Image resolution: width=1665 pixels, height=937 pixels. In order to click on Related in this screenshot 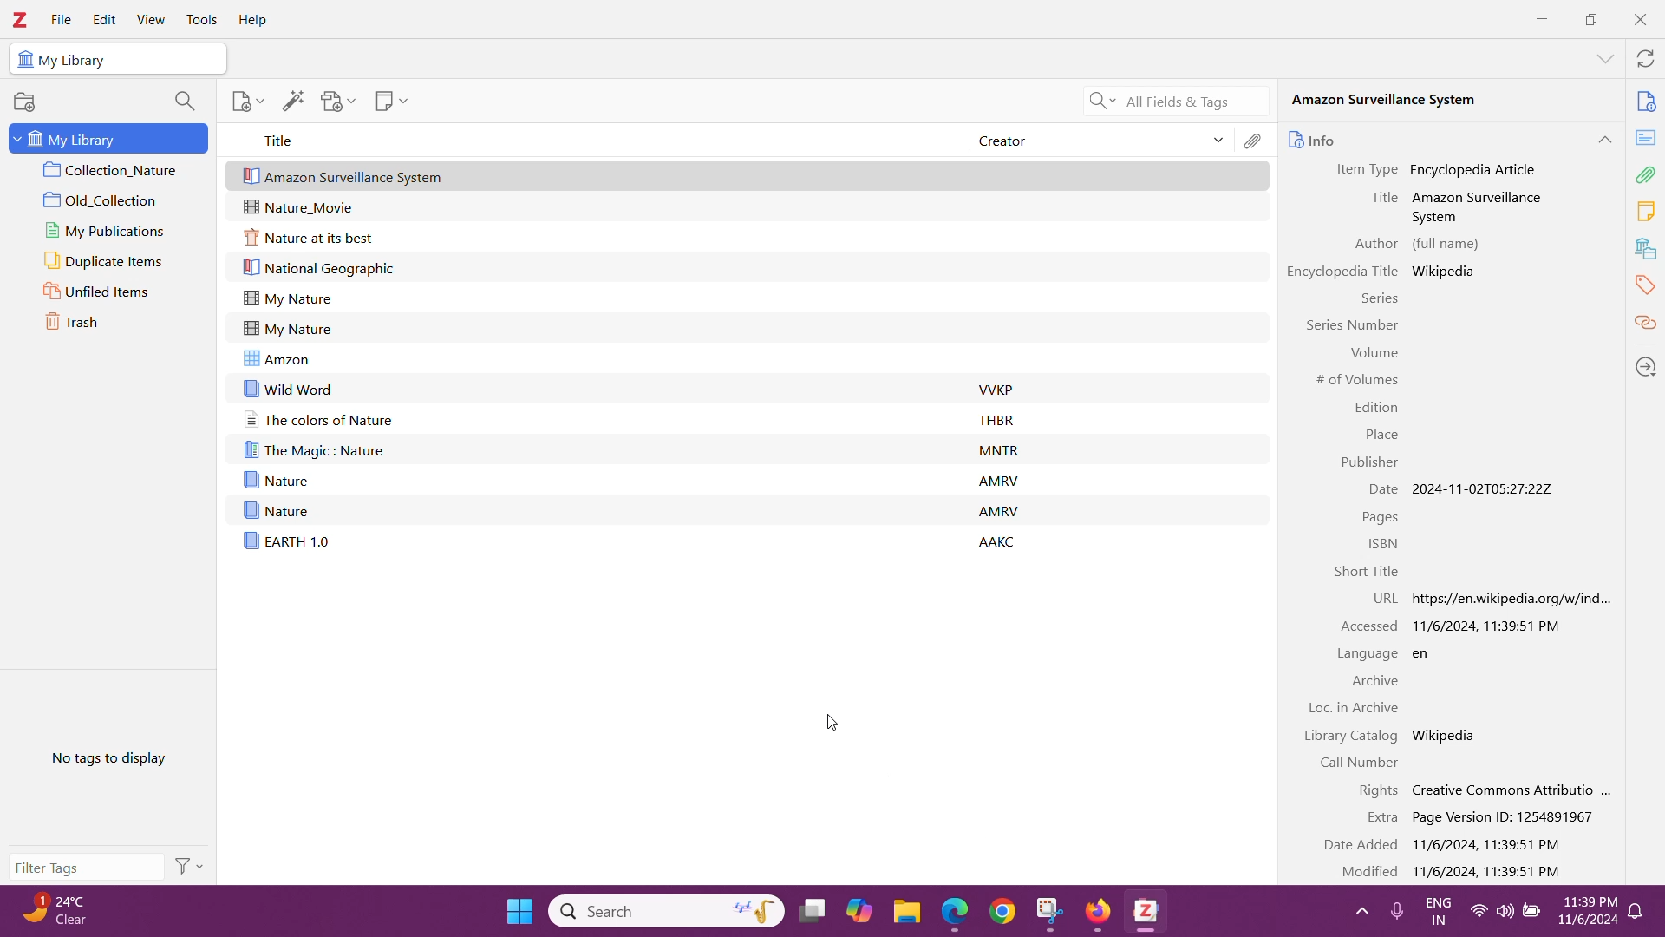, I will do `click(1645, 326)`.